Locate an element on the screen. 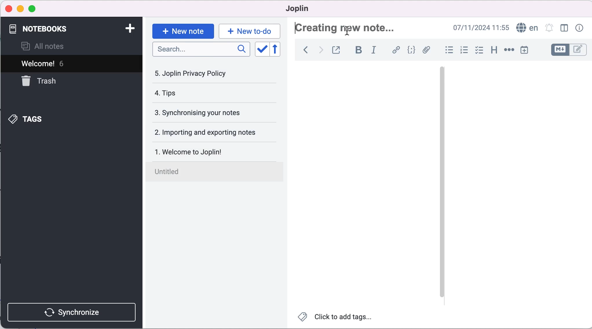  vertical slider is located at coordinates (443, 81).